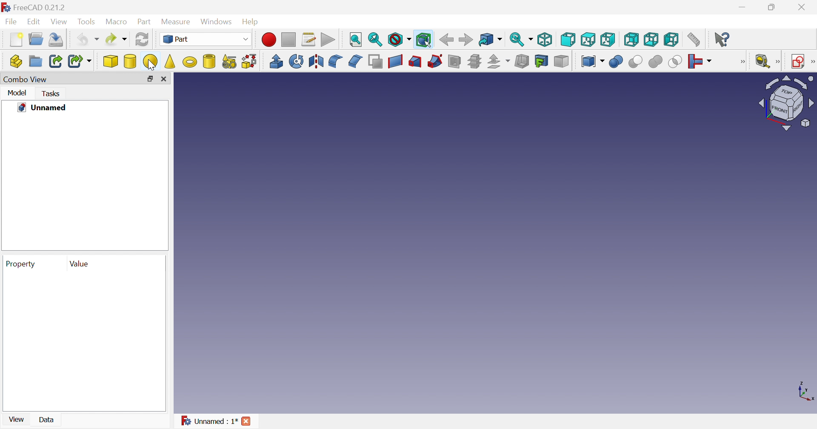 The width and height of the screenshot is (817, 429). Describe the element at coordinates (229, 61) in the screenshot. I see `Create primitives...` at that location.